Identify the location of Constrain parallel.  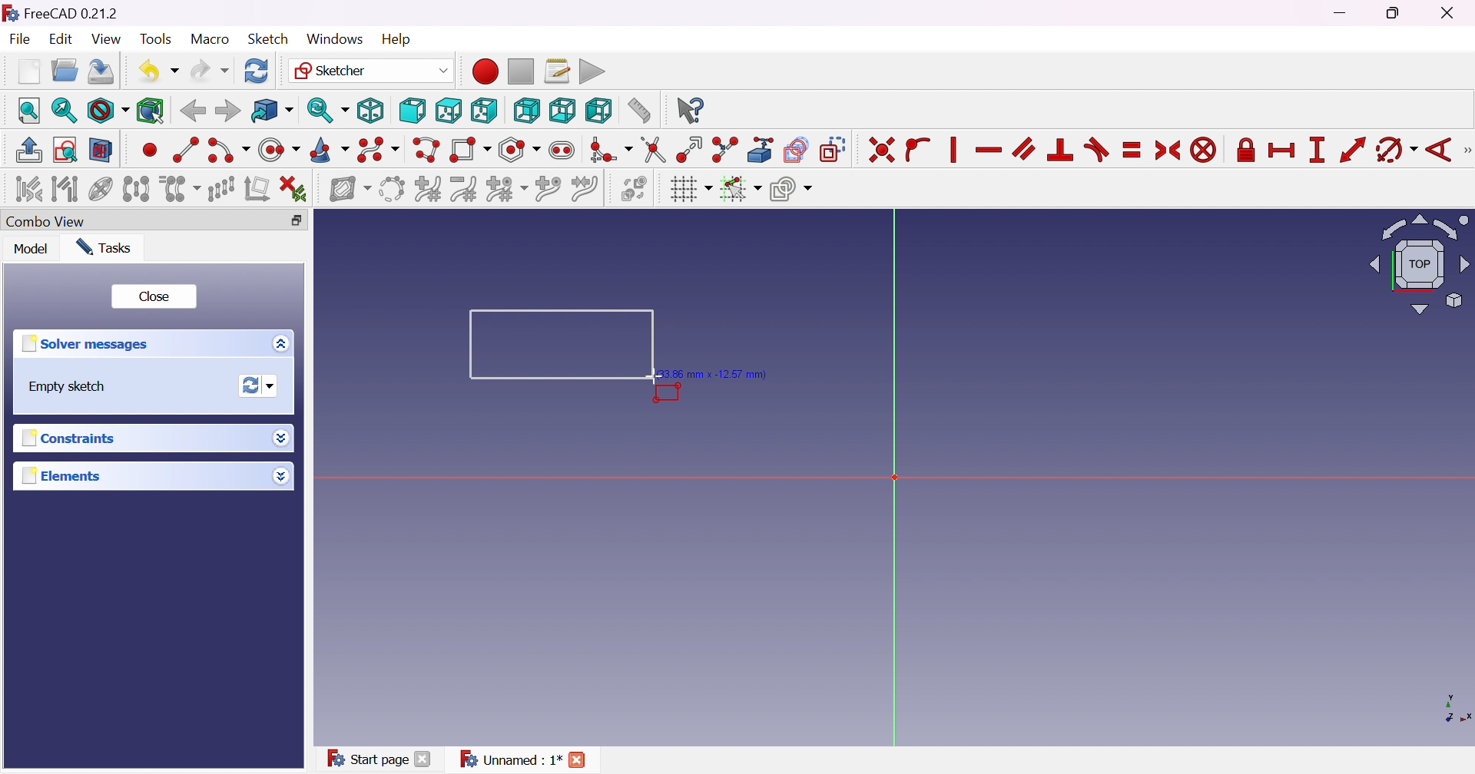
(1025, 149).